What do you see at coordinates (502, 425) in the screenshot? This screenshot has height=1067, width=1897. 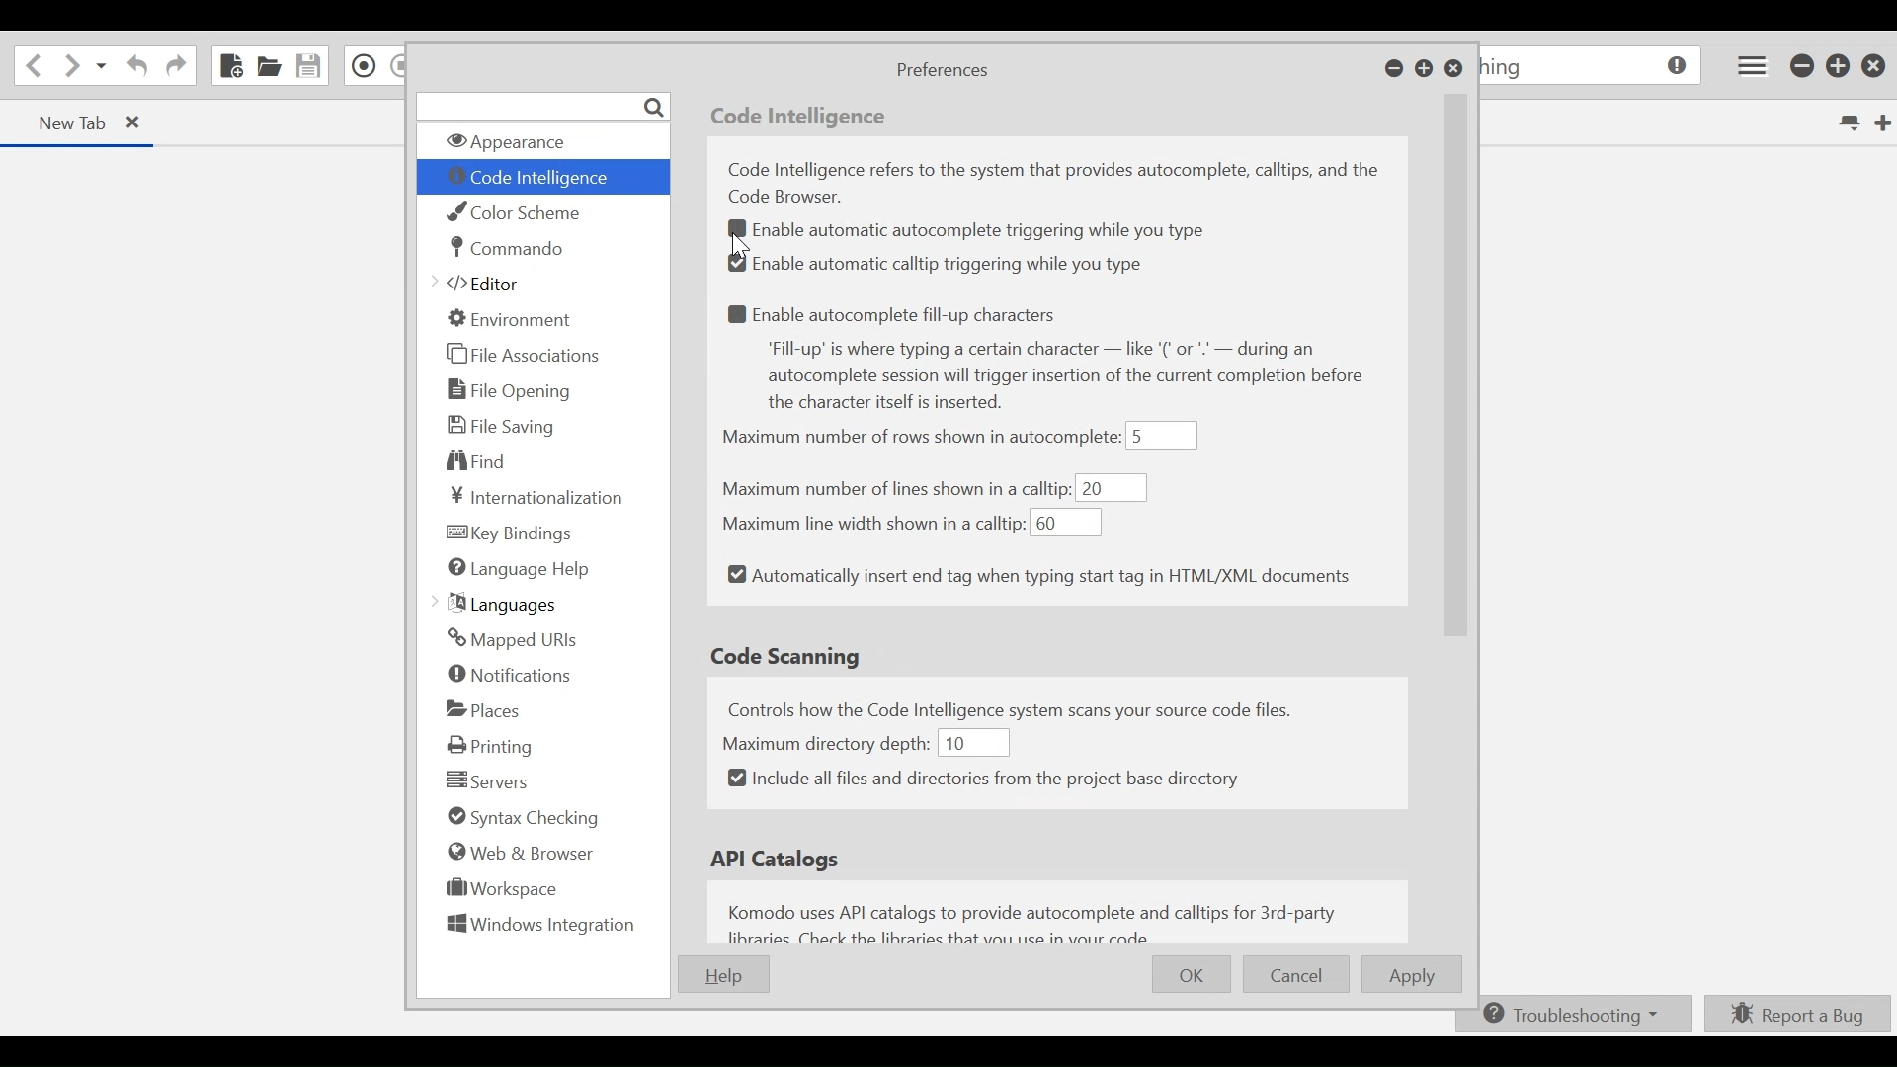 I see `File Saving` at bounding box center [502, 425].